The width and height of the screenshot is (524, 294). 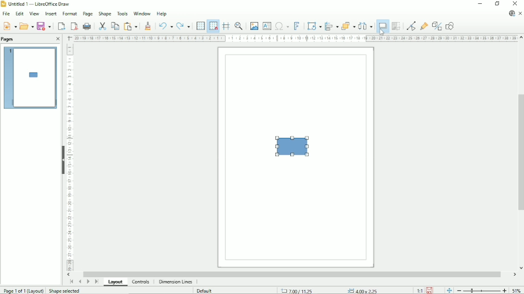 What do you see at coordinates (131, 26) in the screenshot?
I see `Paste` at bounding box center [131, 26].